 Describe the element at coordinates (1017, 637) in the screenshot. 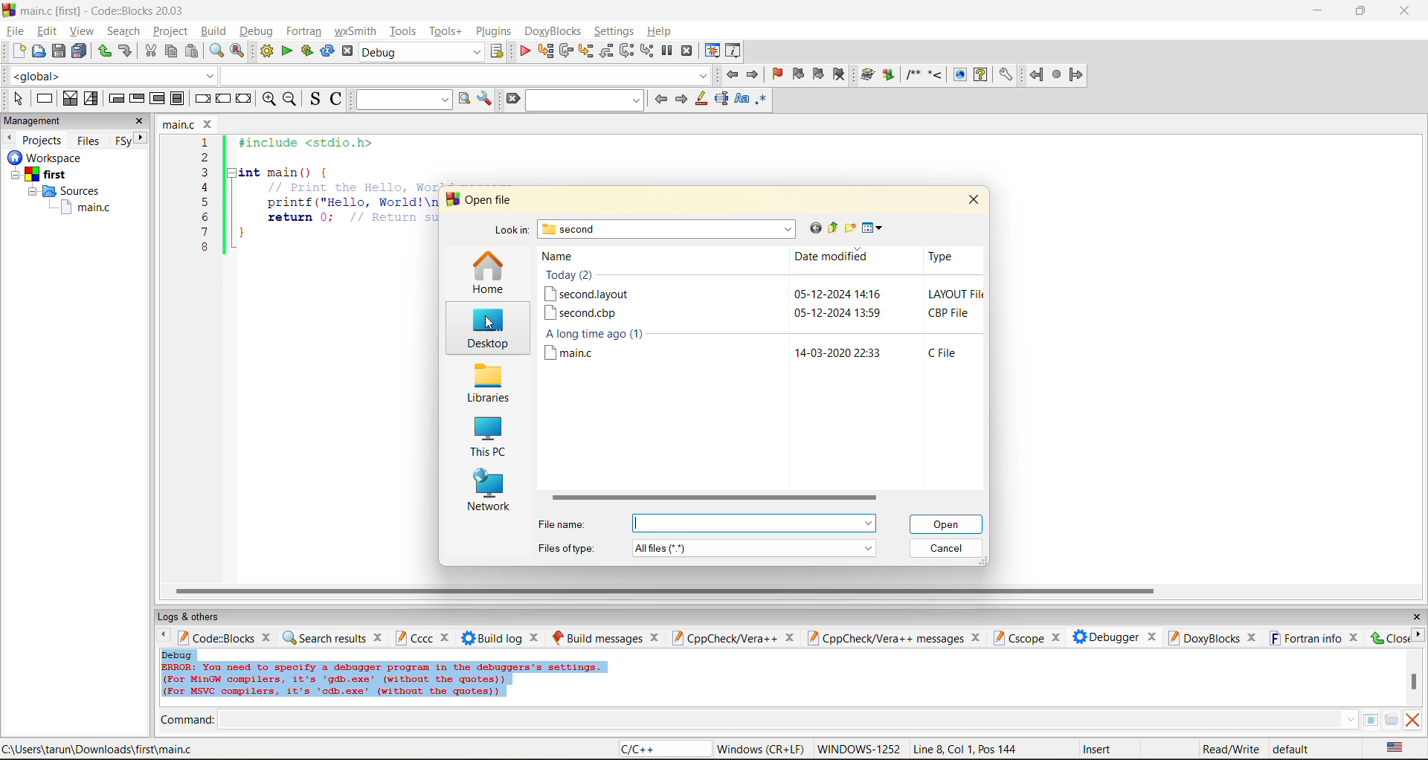

I see `cscope` at that location.